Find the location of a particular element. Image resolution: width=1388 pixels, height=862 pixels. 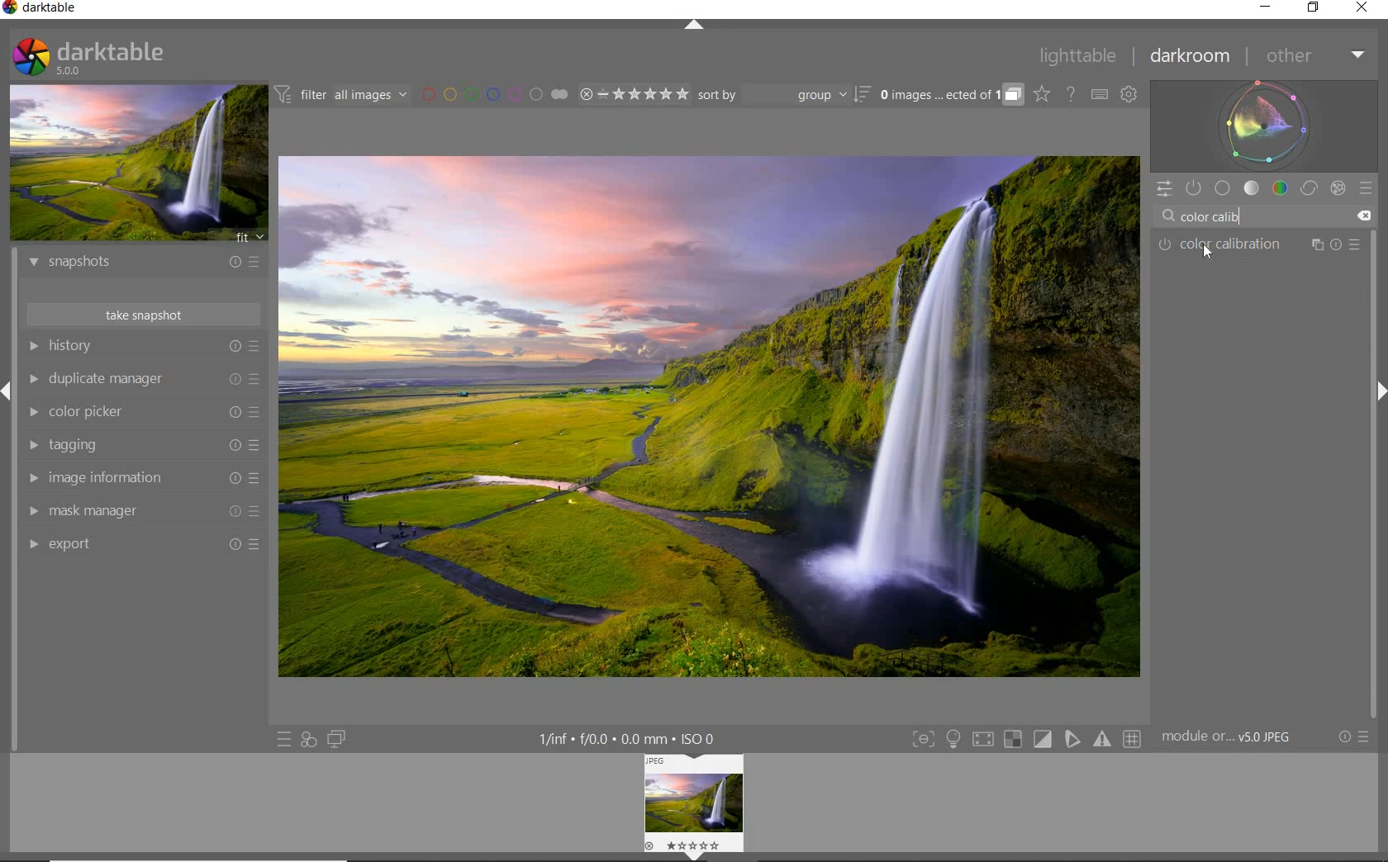

base is located at coordinates (1224, 187).